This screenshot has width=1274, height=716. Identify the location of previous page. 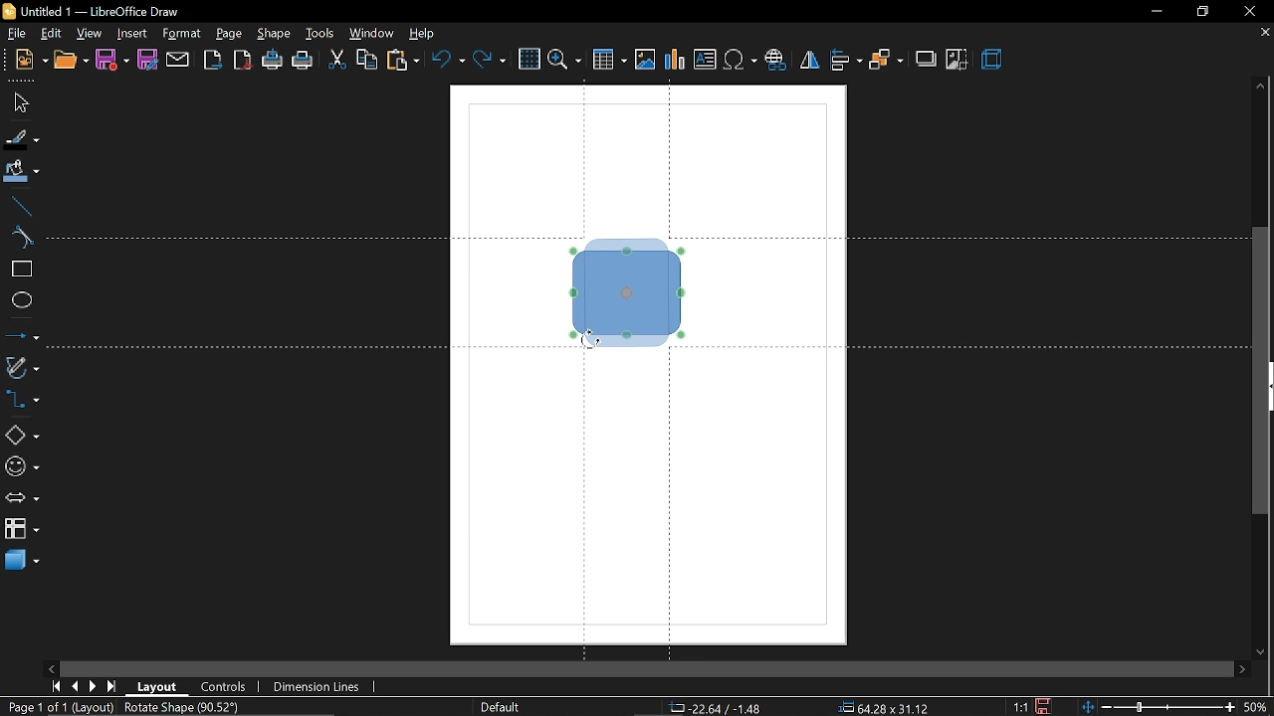
(73, 687).